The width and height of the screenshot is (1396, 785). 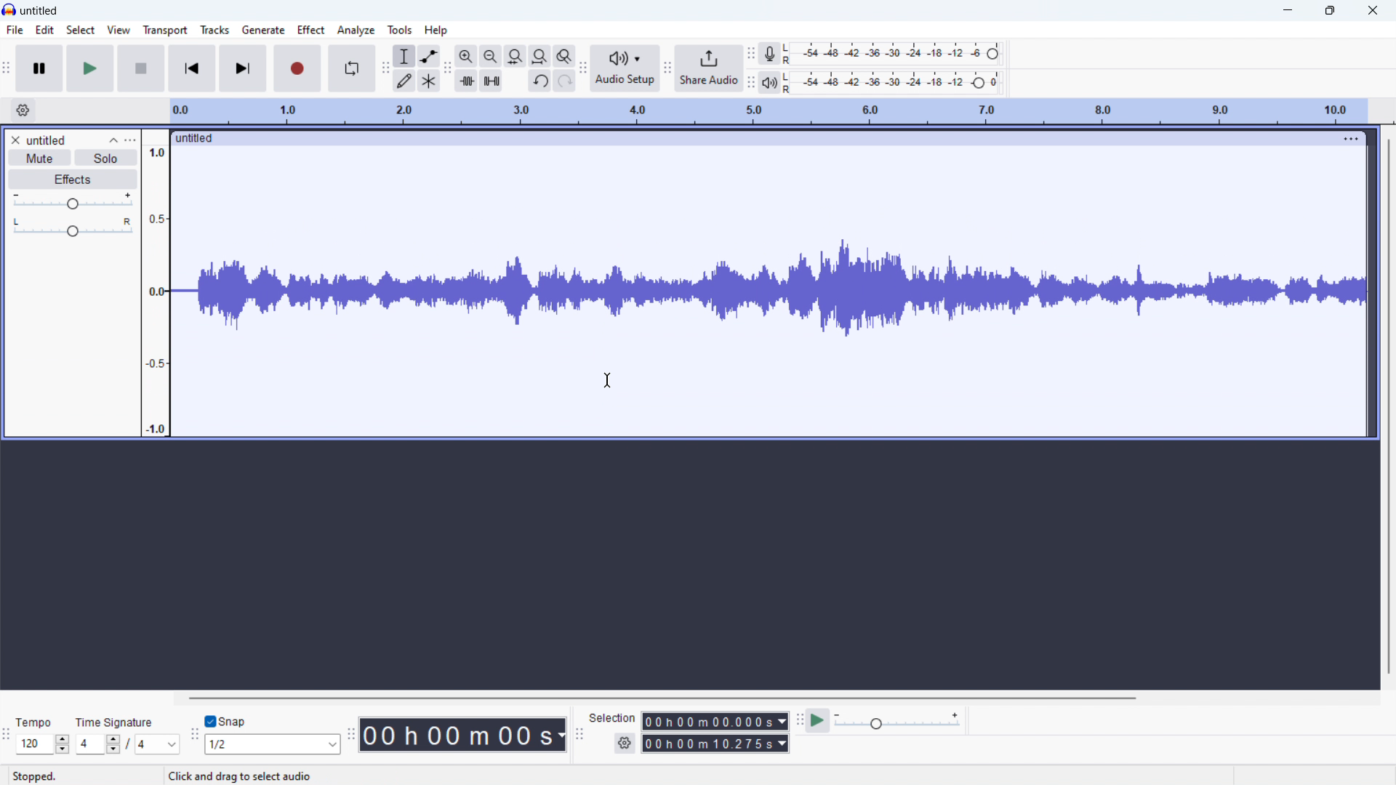 I want to click on playback meter, so click(x=770, y=83).